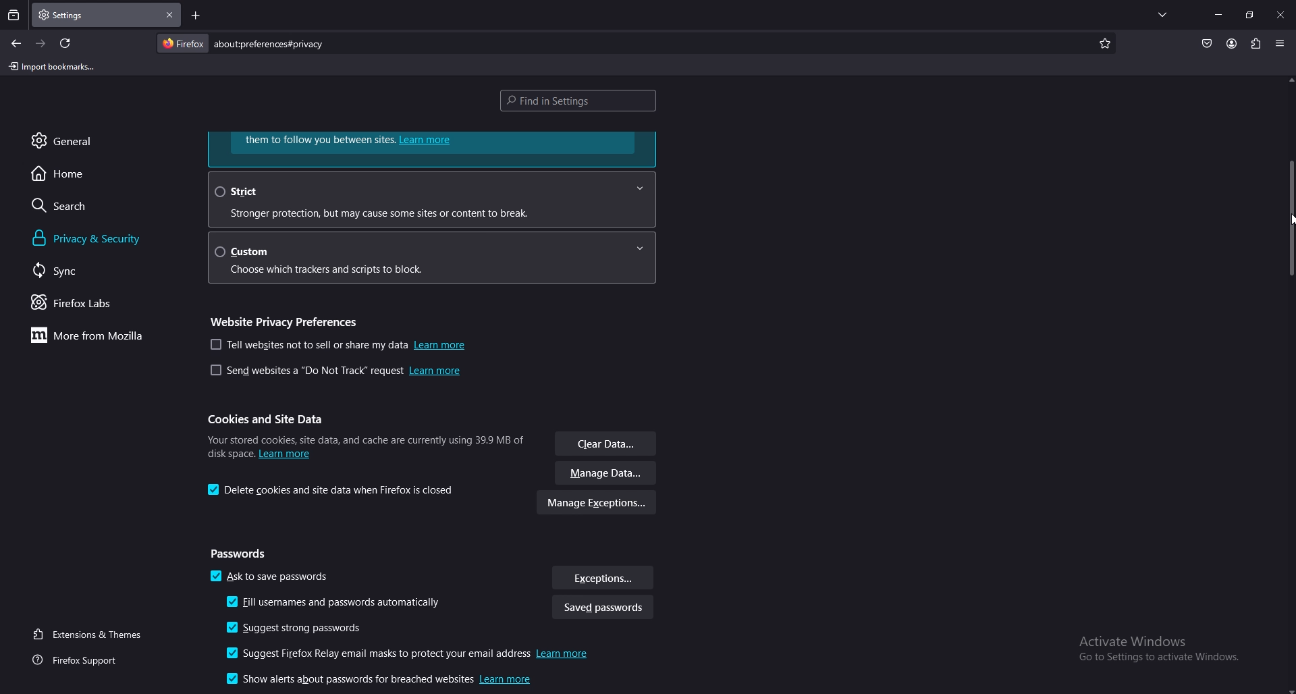  What do you see at coordinates (17, 44) in the screenshot?
I see `backward` at bounding box center [17, 44].